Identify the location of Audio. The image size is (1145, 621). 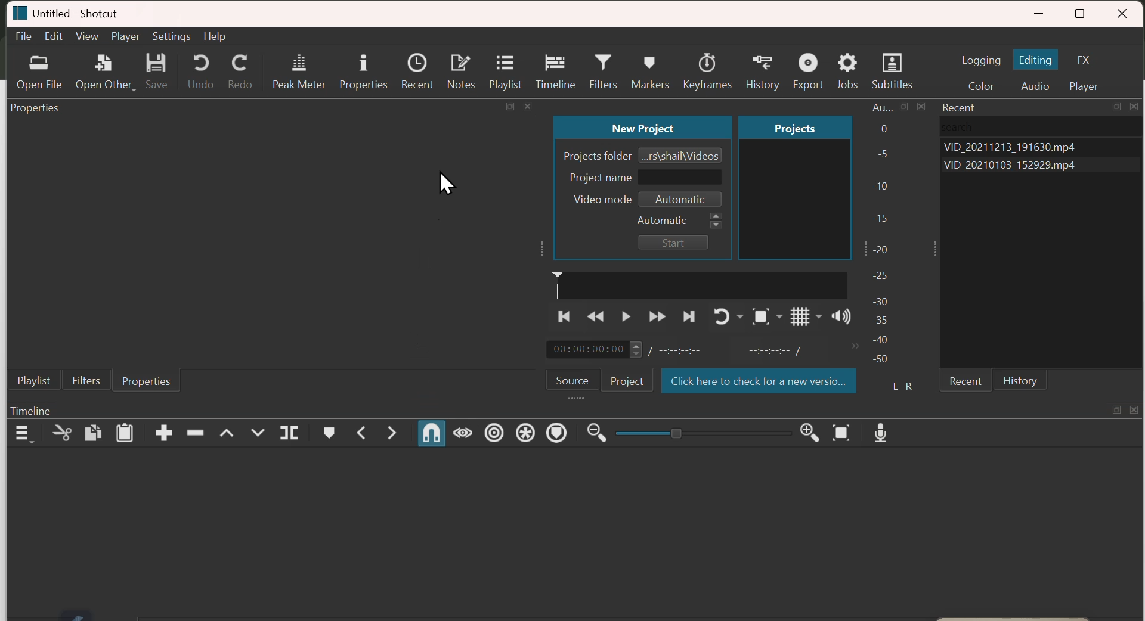
(883, 107).